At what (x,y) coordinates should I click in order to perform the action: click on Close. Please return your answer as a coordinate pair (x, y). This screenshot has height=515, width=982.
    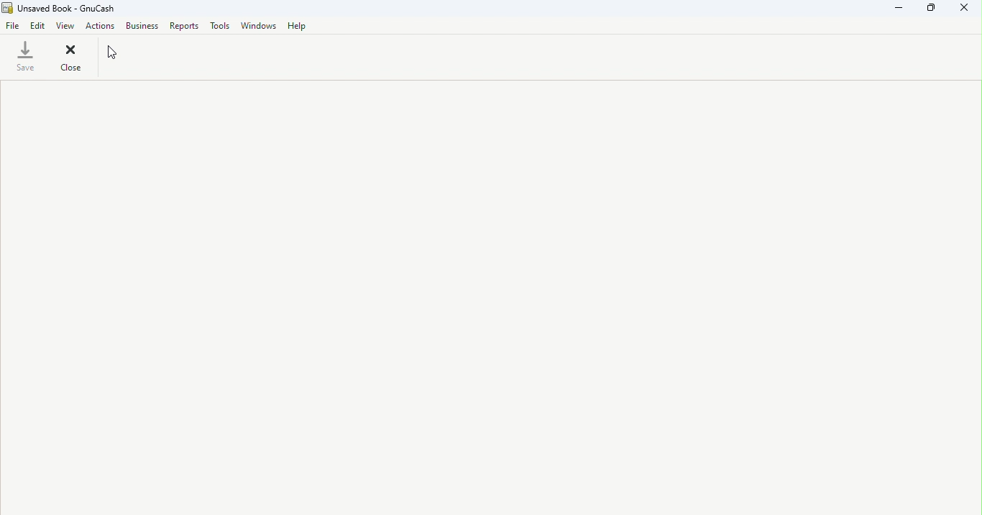
    Looking at the image, I should click on (70, 58).